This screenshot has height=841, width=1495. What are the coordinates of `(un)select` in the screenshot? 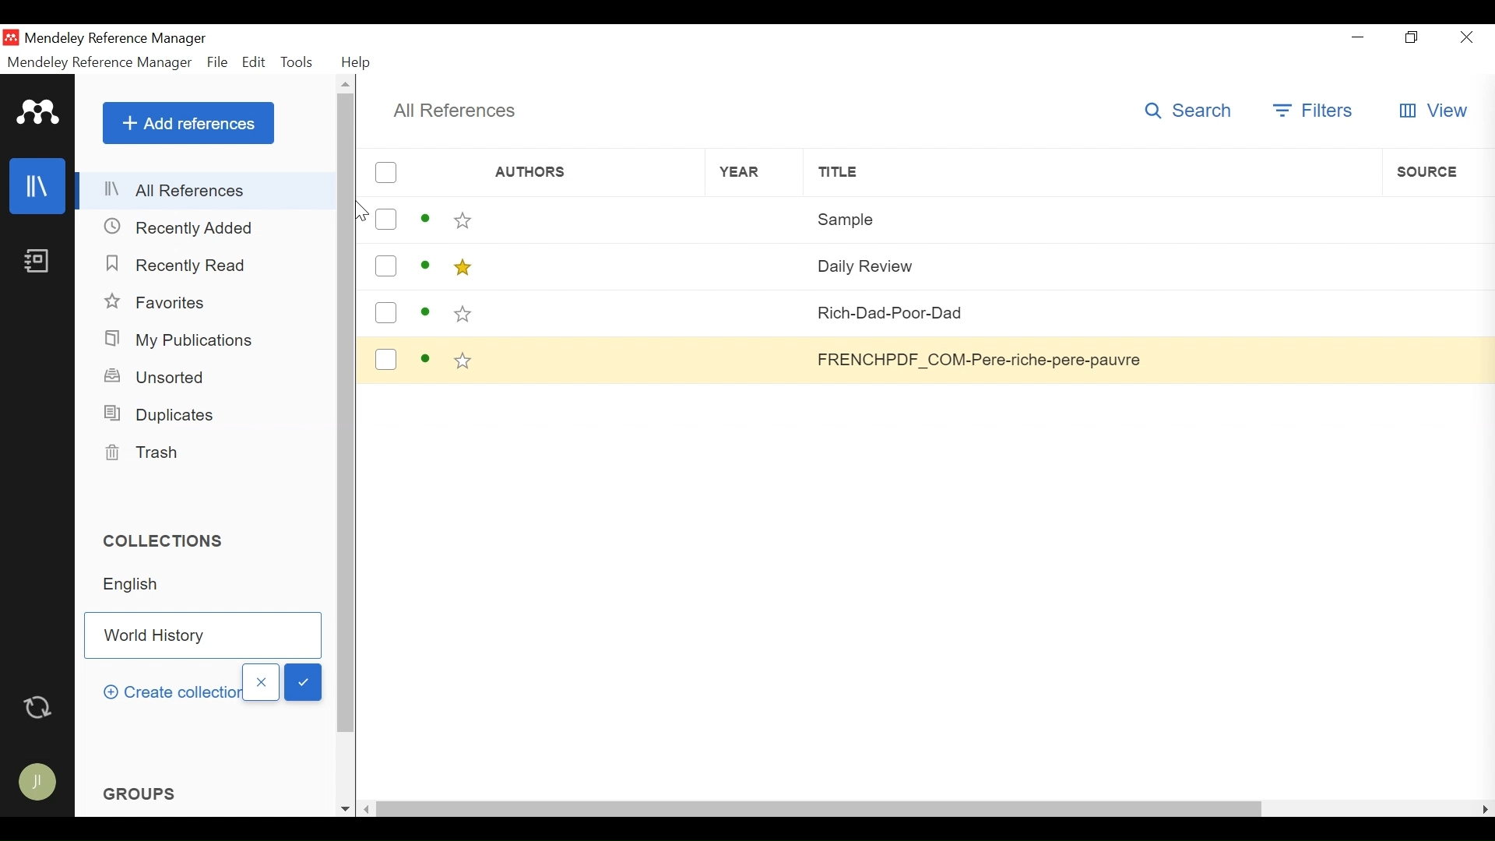 It's located at (385, 266).